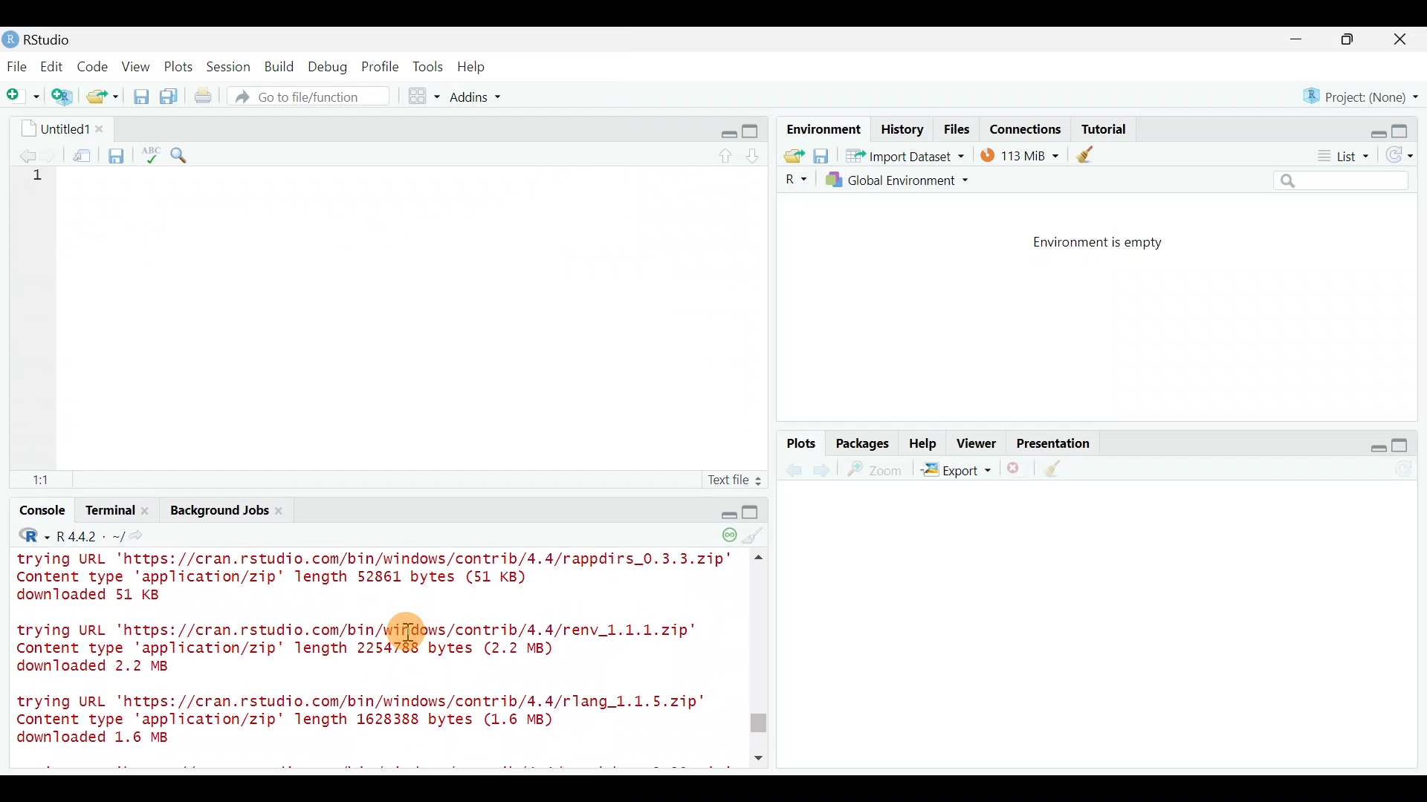 Image resolution: width=1427 pixels, height=802 pixels. What do you see at coordinates (1056, 444) in the screenshot?
I see `Presentation` at bounding box center [1056, 444].